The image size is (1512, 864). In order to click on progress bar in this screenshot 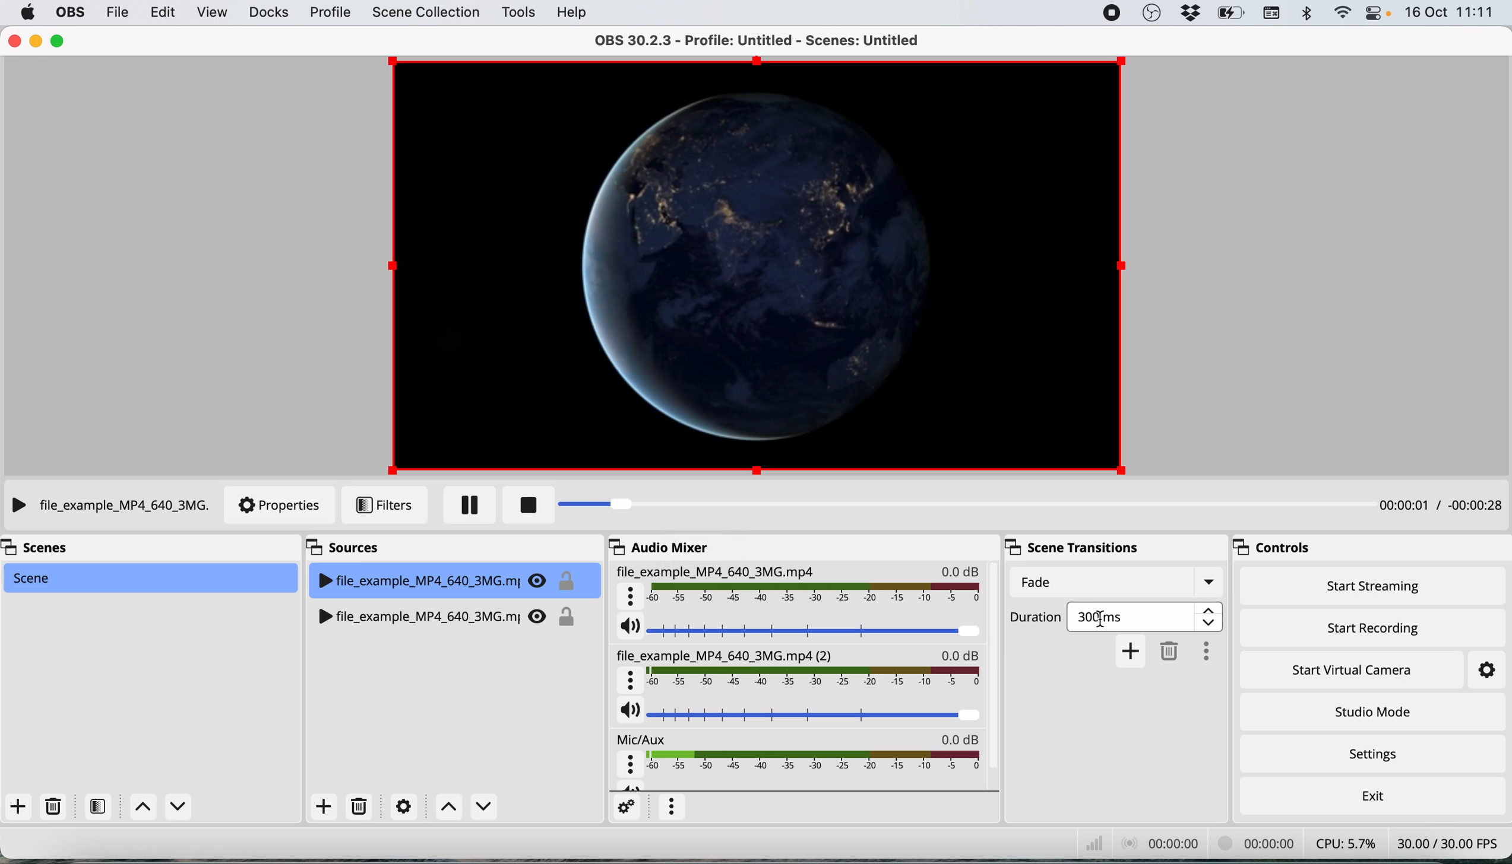, I will do `click(909, 505)`.